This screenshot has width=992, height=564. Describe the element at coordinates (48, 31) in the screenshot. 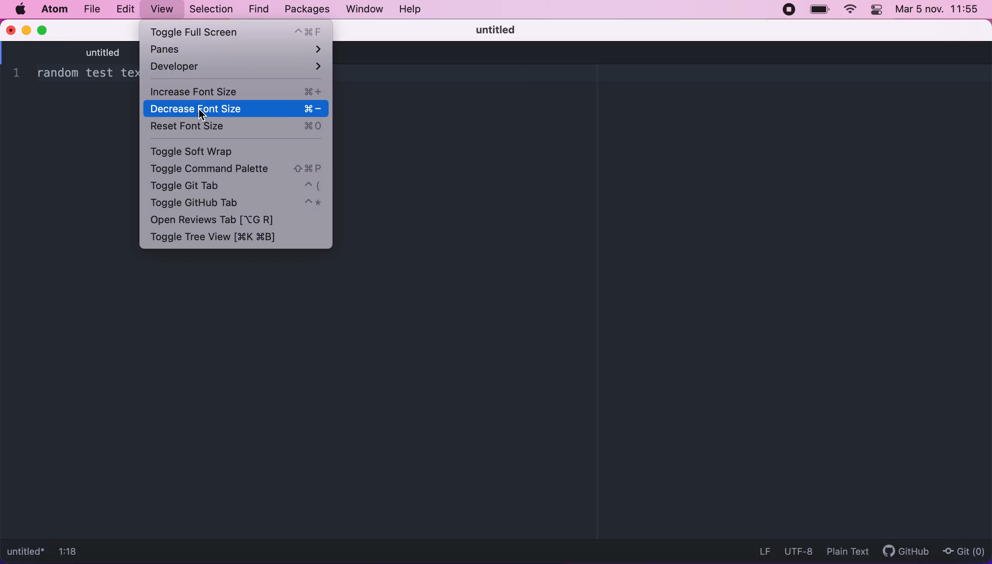

I see `maximize` at that location.